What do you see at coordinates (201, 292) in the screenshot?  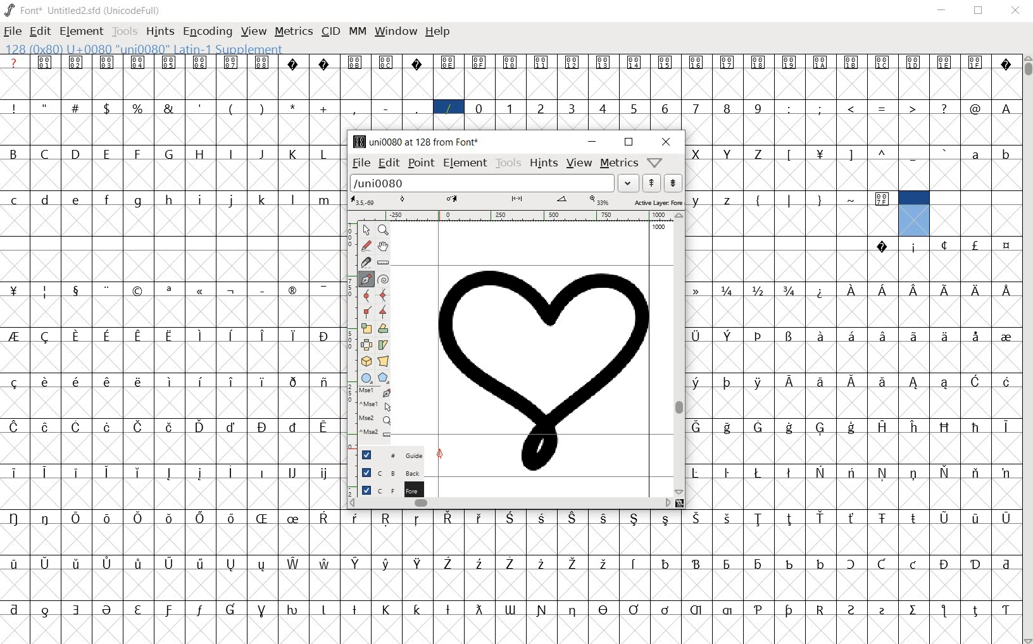 I see `glyph` at bounding box center [201, 292].